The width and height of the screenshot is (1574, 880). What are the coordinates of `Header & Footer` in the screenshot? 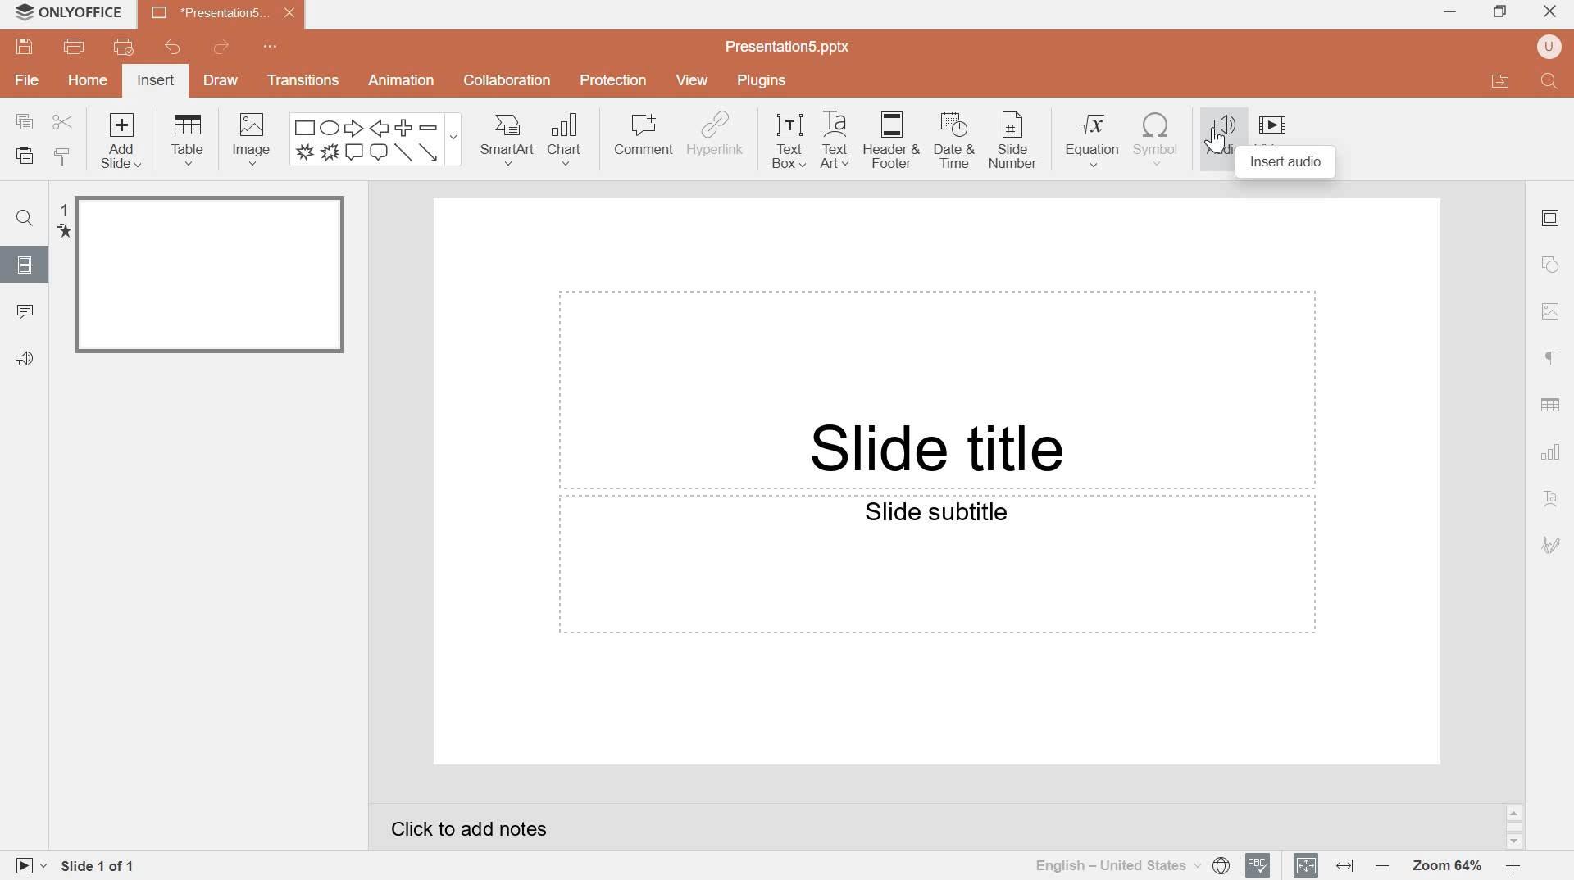 It's located at (894, 141).